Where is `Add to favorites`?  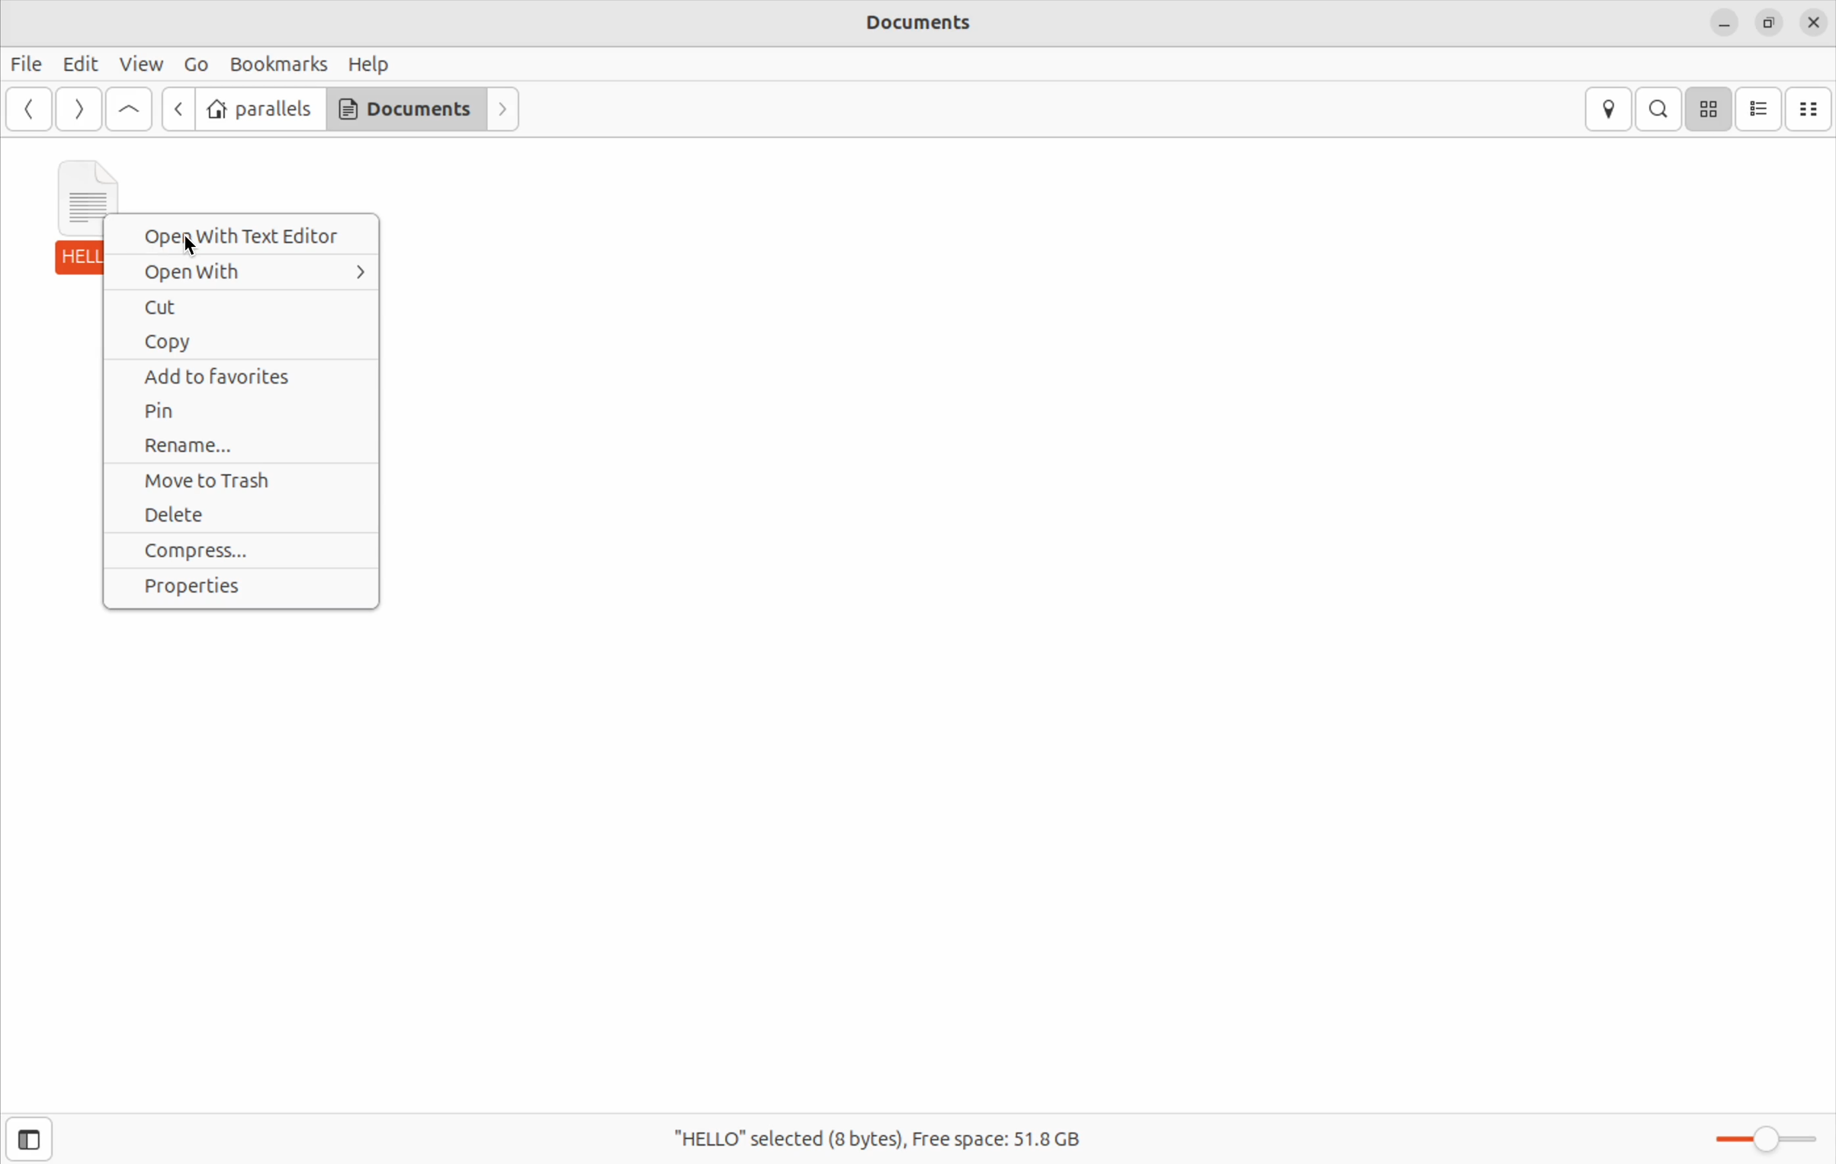 Add to favorites is located at coordinates (242, 377).